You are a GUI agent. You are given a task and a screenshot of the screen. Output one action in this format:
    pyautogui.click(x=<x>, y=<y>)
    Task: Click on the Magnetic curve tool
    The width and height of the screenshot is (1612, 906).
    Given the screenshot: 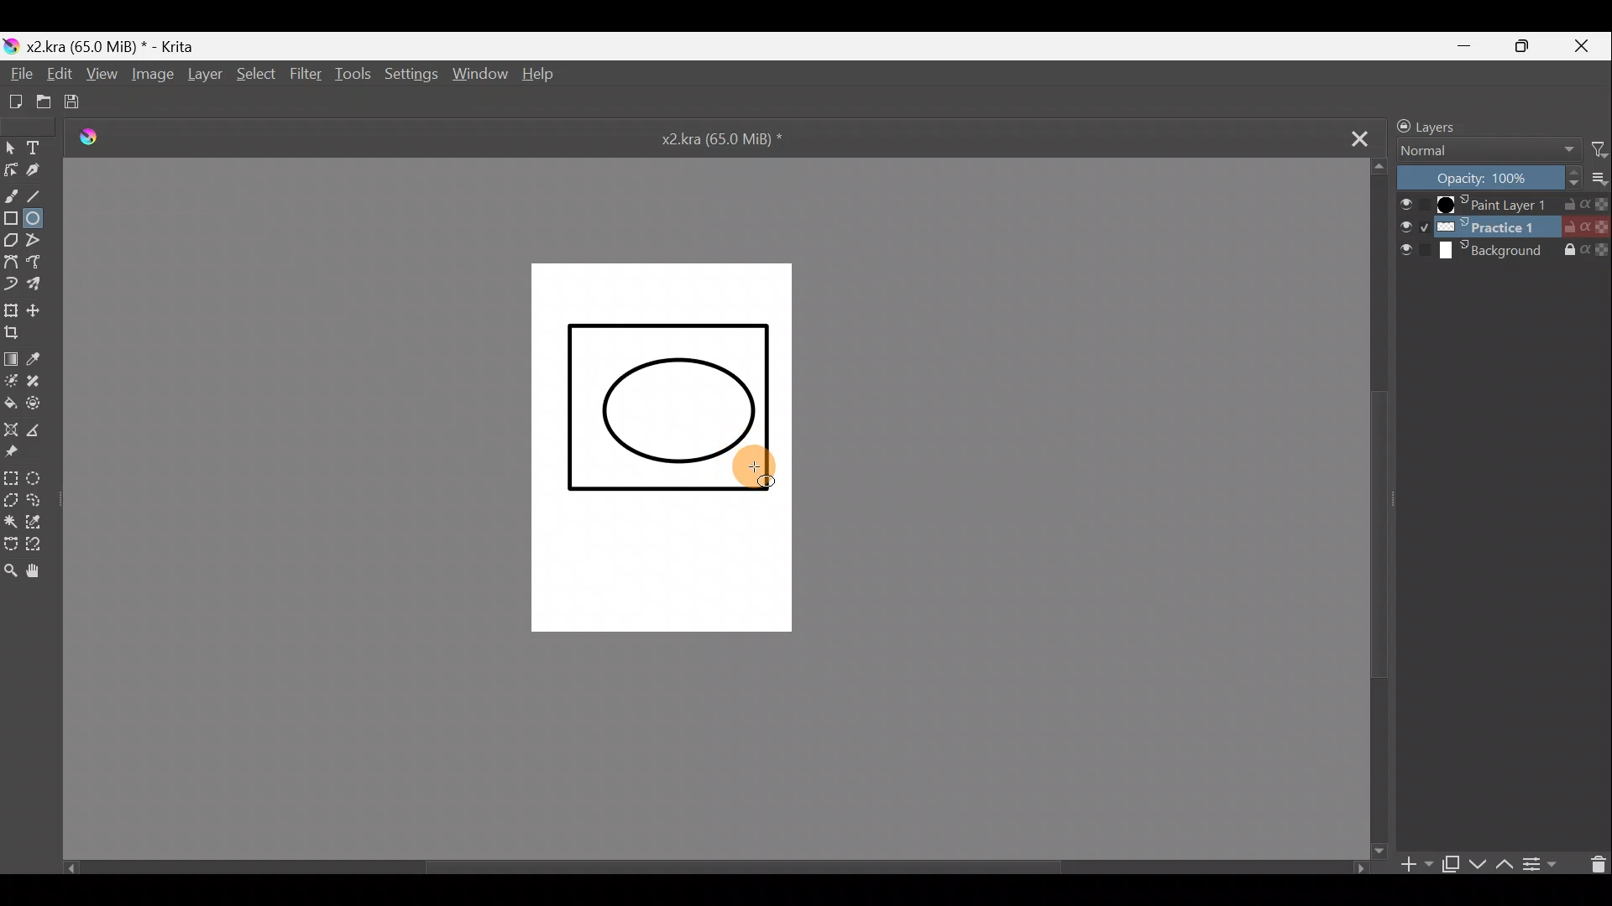 What is the action you would take?
    pyautogui.click(x=12, y=282)
    